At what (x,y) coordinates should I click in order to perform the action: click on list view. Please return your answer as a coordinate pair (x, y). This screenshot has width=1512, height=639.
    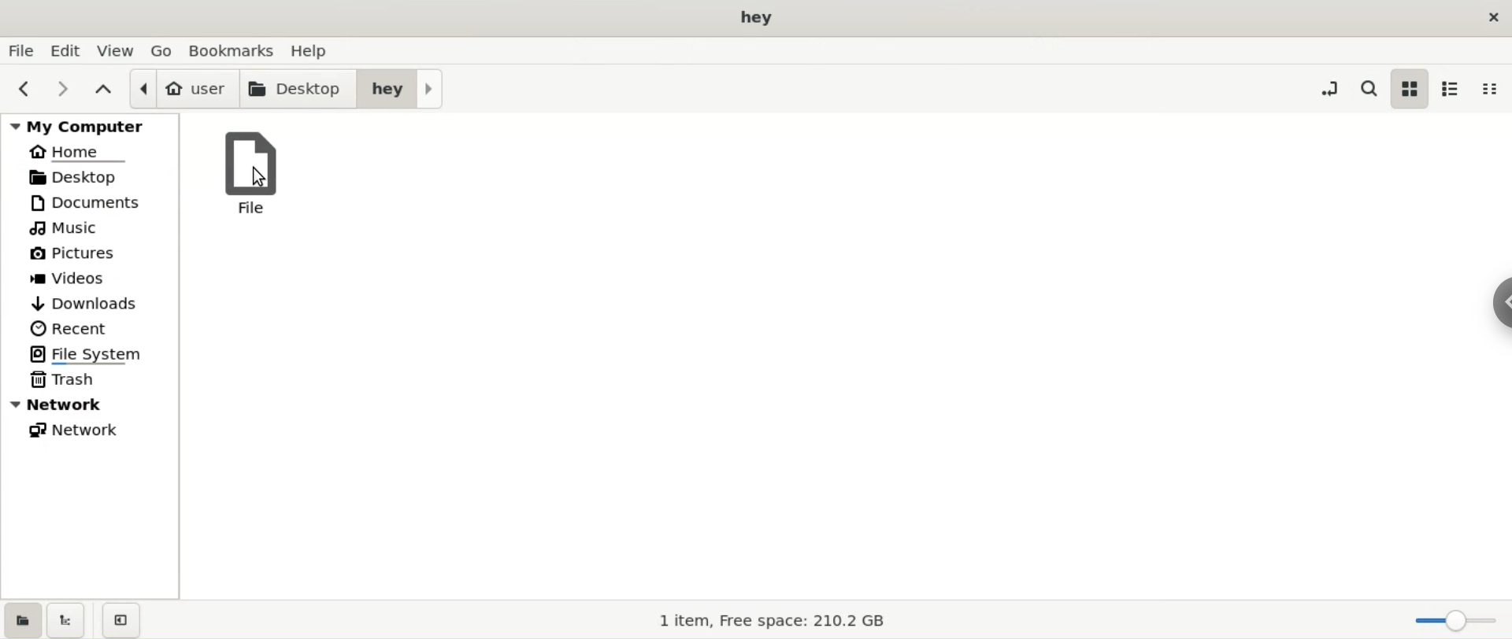
    Looking at the image, I should click on (1455, 89).